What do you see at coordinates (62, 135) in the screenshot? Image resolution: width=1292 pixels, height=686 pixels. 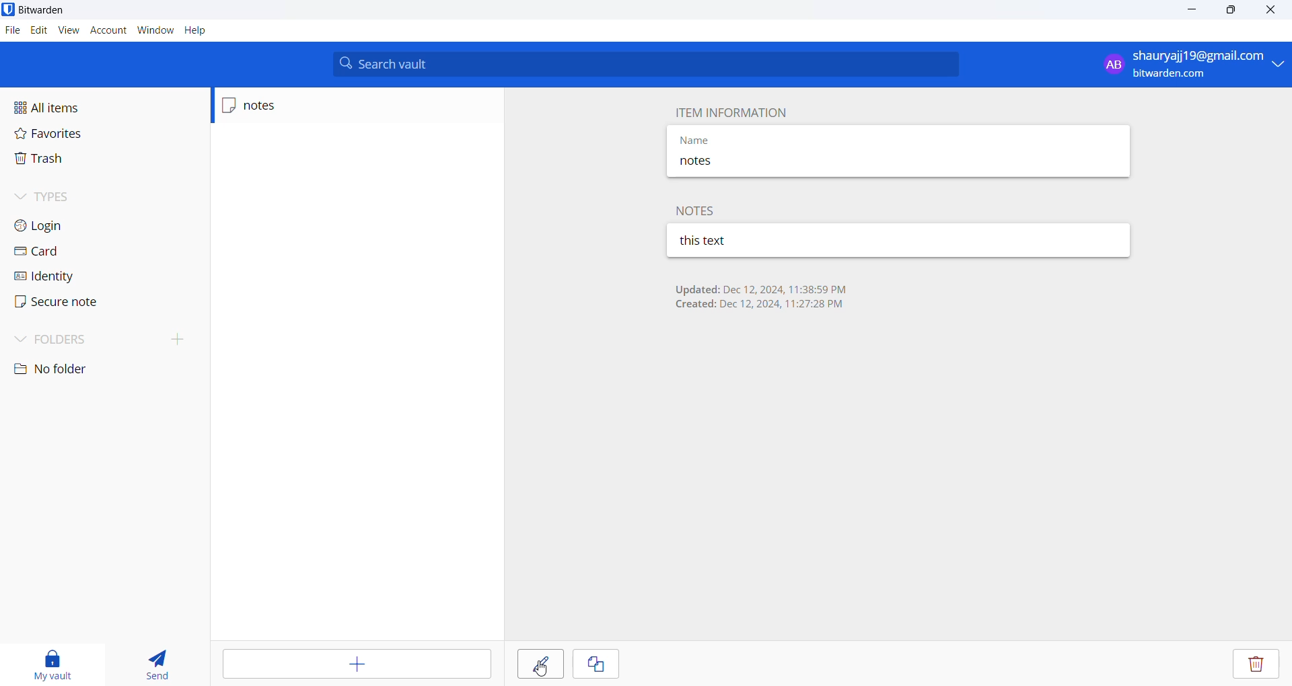 I see `favorites` at bounding box center [62, 135].